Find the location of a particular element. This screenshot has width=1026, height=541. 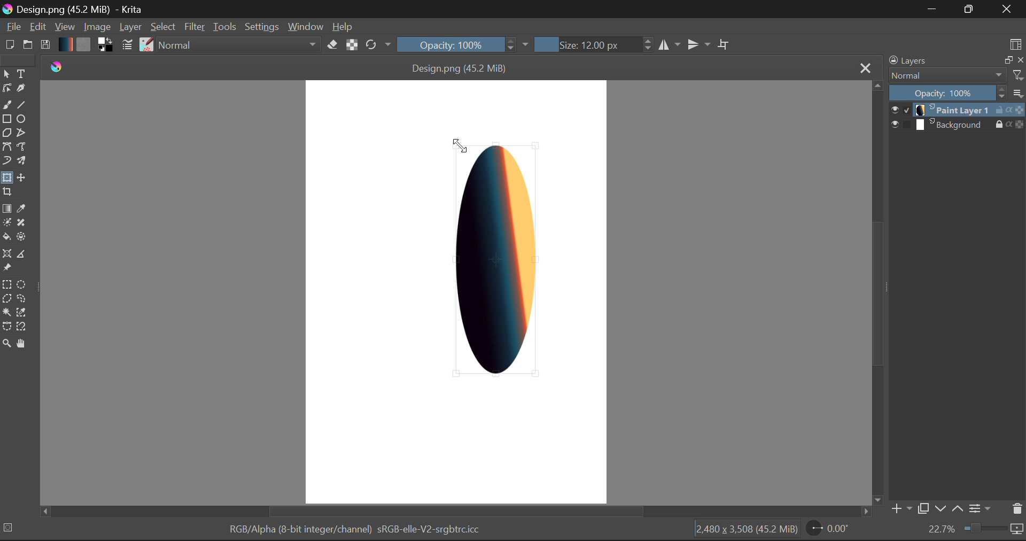

Text is located at coordinates (22, 74).